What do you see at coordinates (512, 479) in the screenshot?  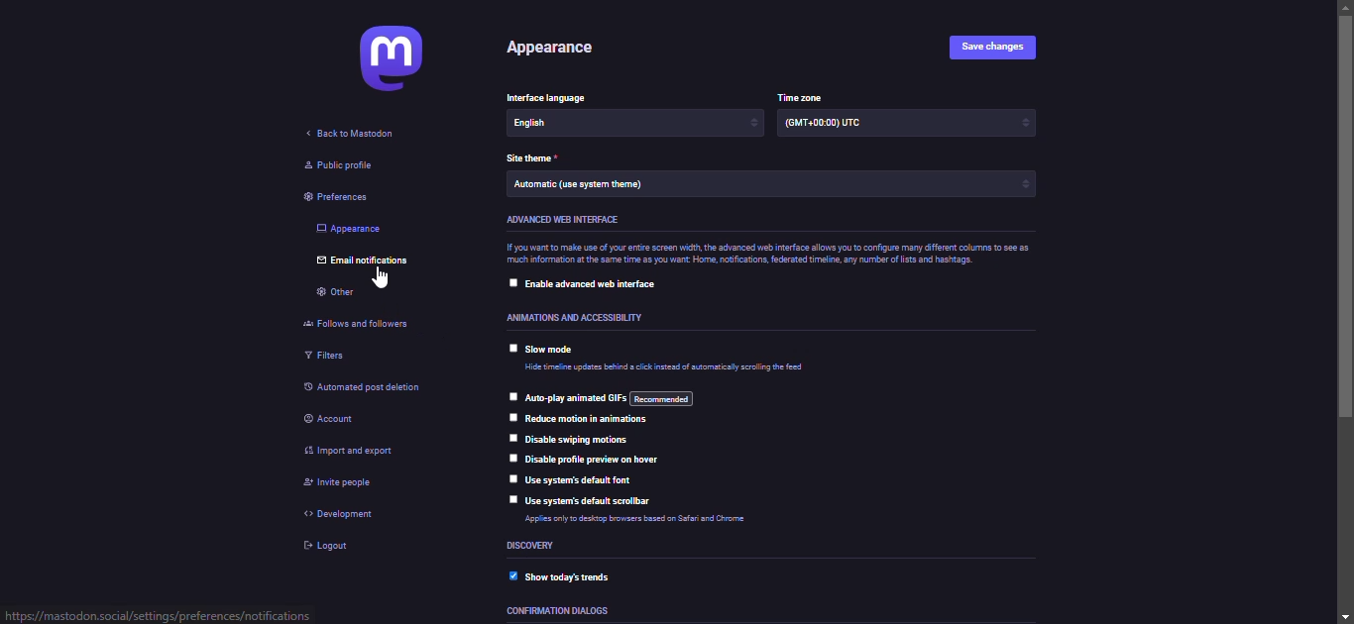 I see `click to select` at bounding box center [512, 479].